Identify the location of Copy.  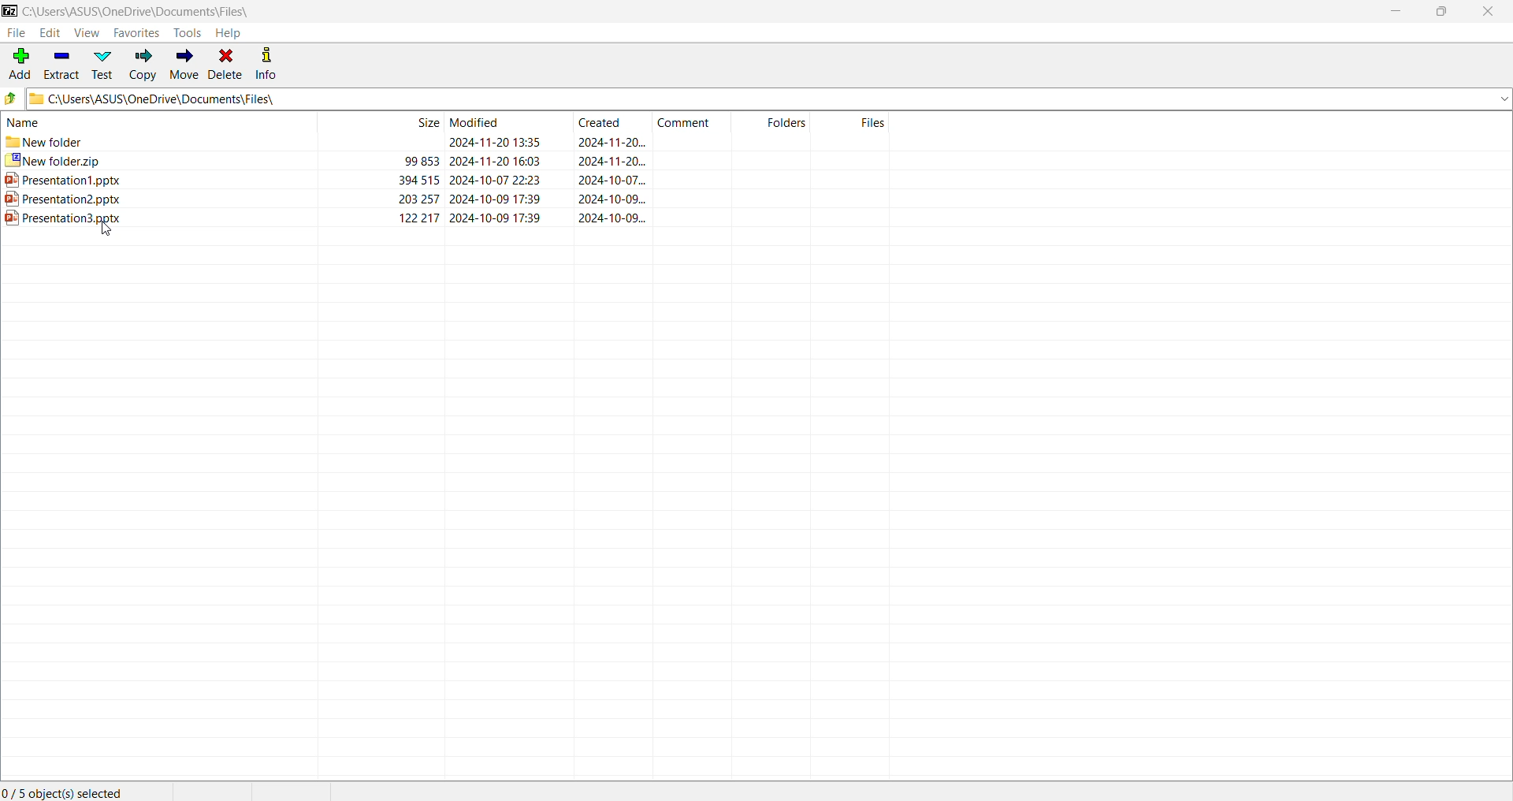
(143, 65).